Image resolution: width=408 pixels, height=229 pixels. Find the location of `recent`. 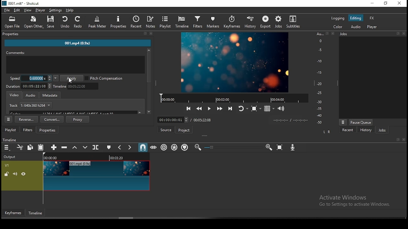

recent is located at coordinates (349, 130).